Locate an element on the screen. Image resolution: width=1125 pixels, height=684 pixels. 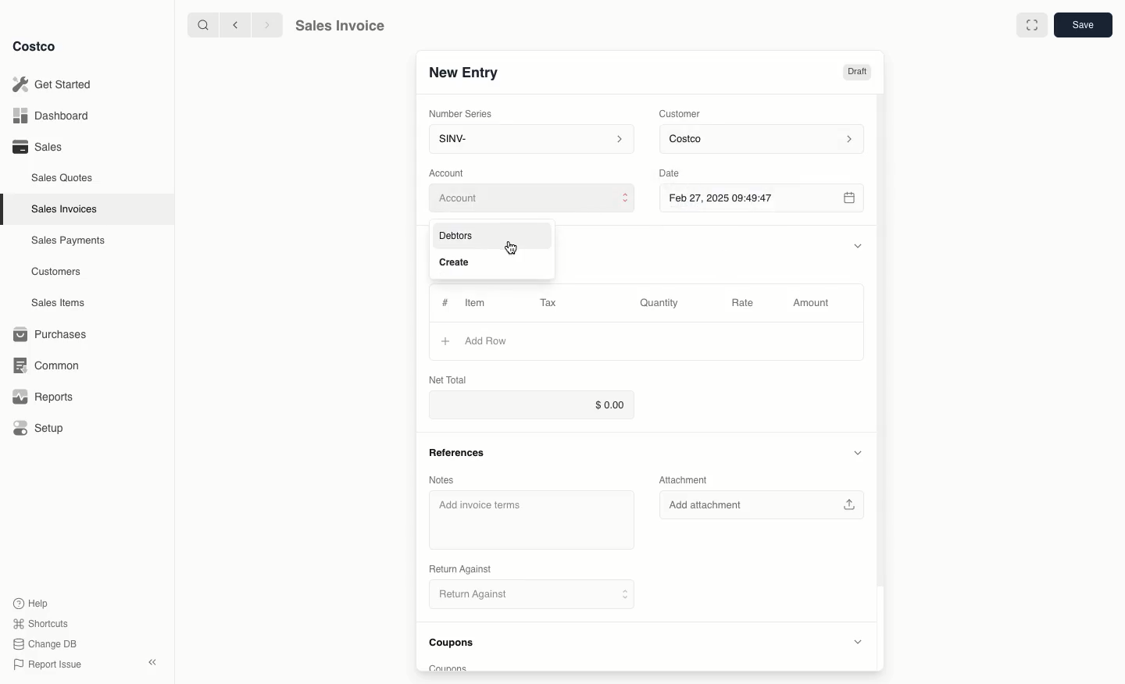
Tax is located at coordinates (552, 302).